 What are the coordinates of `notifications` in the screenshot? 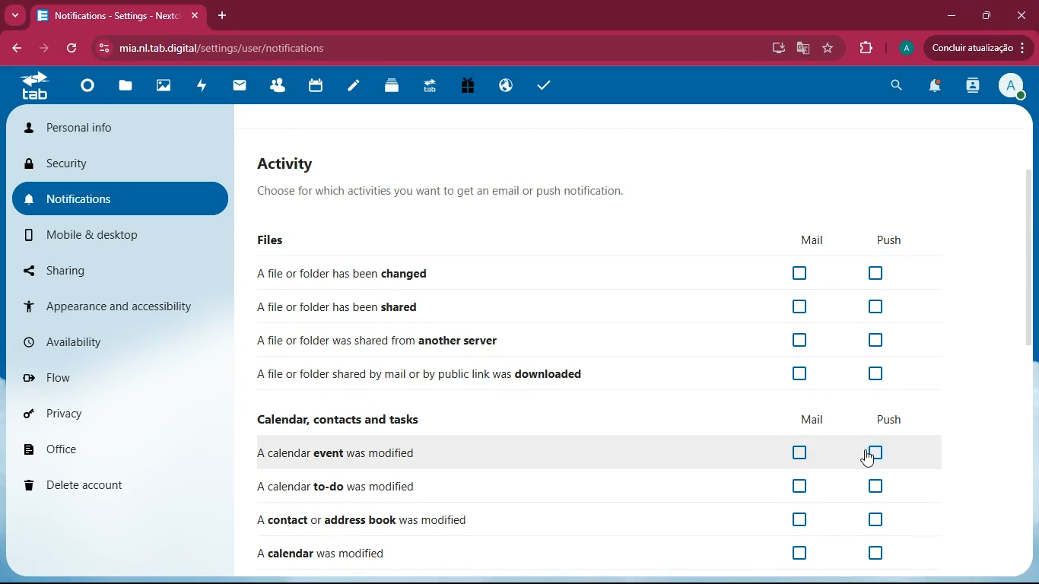 It's located at (938, 87).